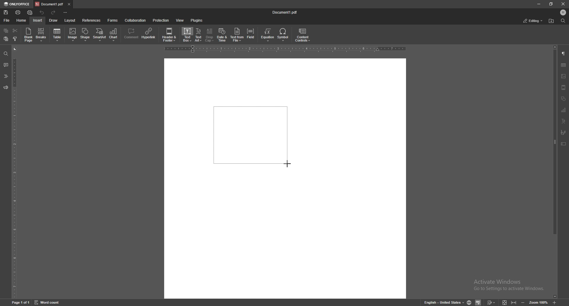  I want to click on status, so click(533, 21).